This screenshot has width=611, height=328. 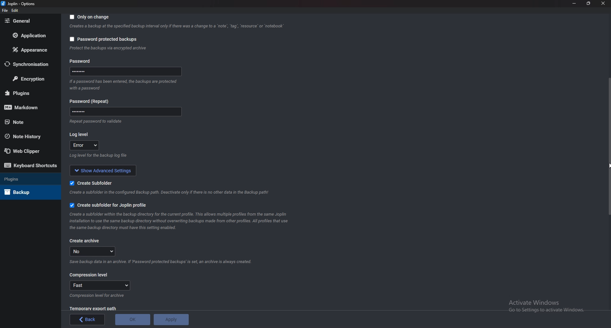 What do you see at coordinates (28, 136) in the screenshot?
I see `Note history` at bounding box center [28, 136].